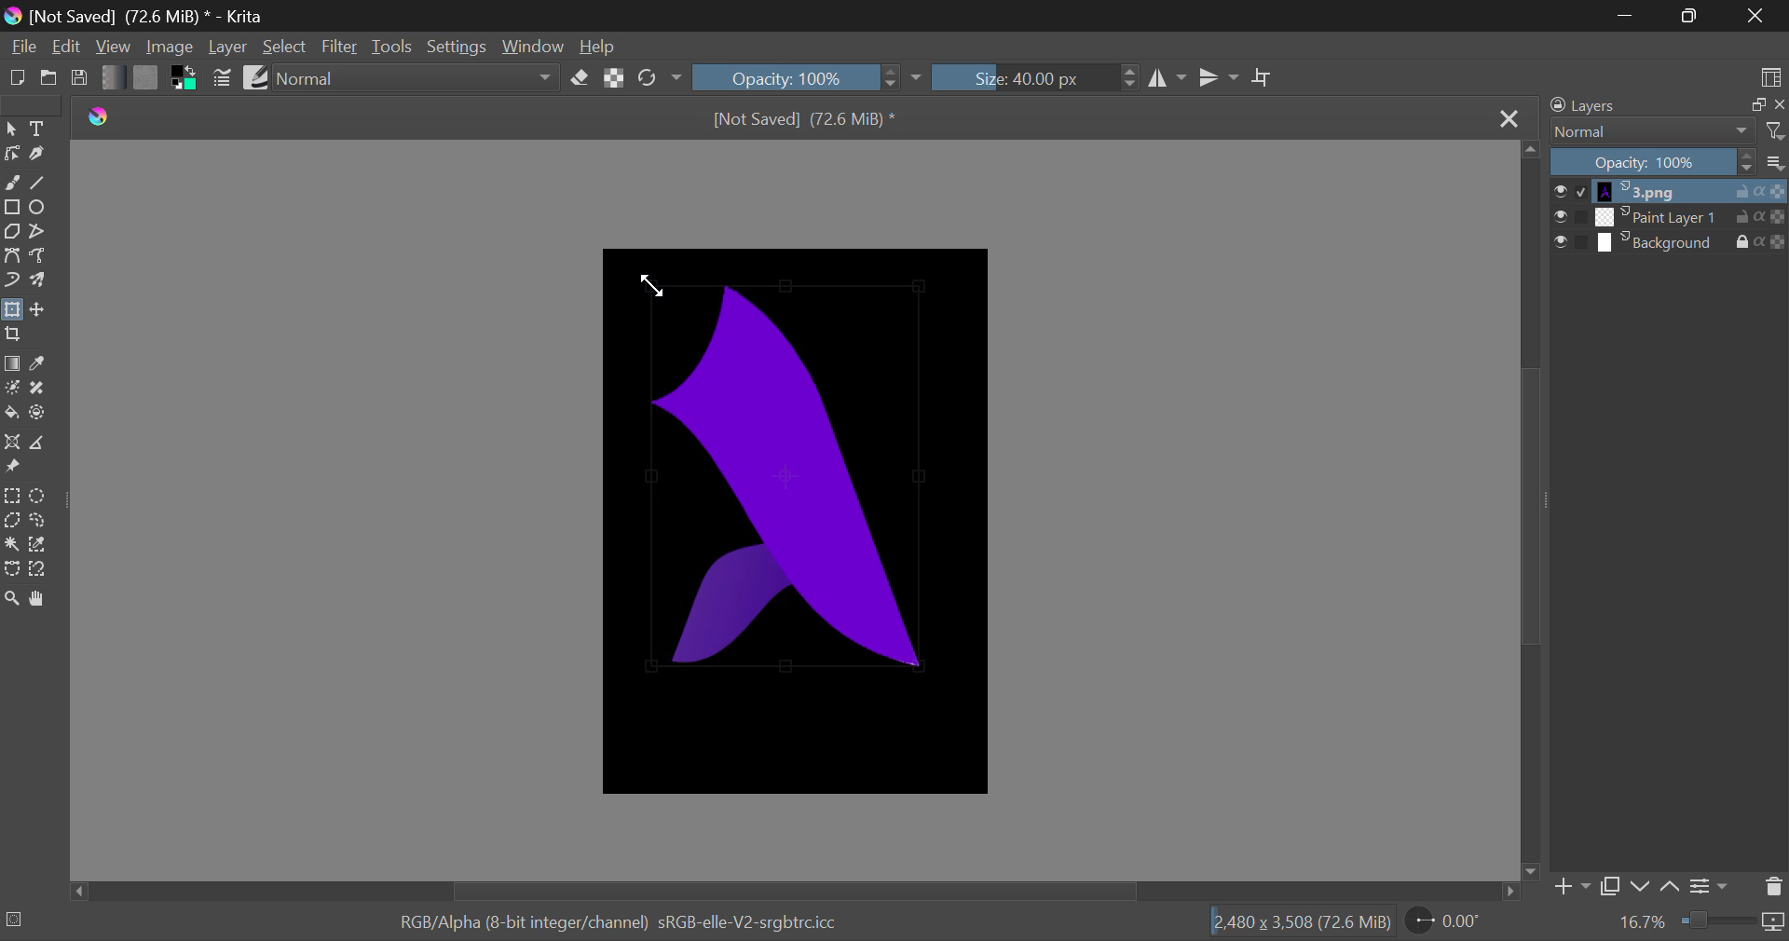  I want to click on Horizontal Mirror Flip, so click(1220, 77).